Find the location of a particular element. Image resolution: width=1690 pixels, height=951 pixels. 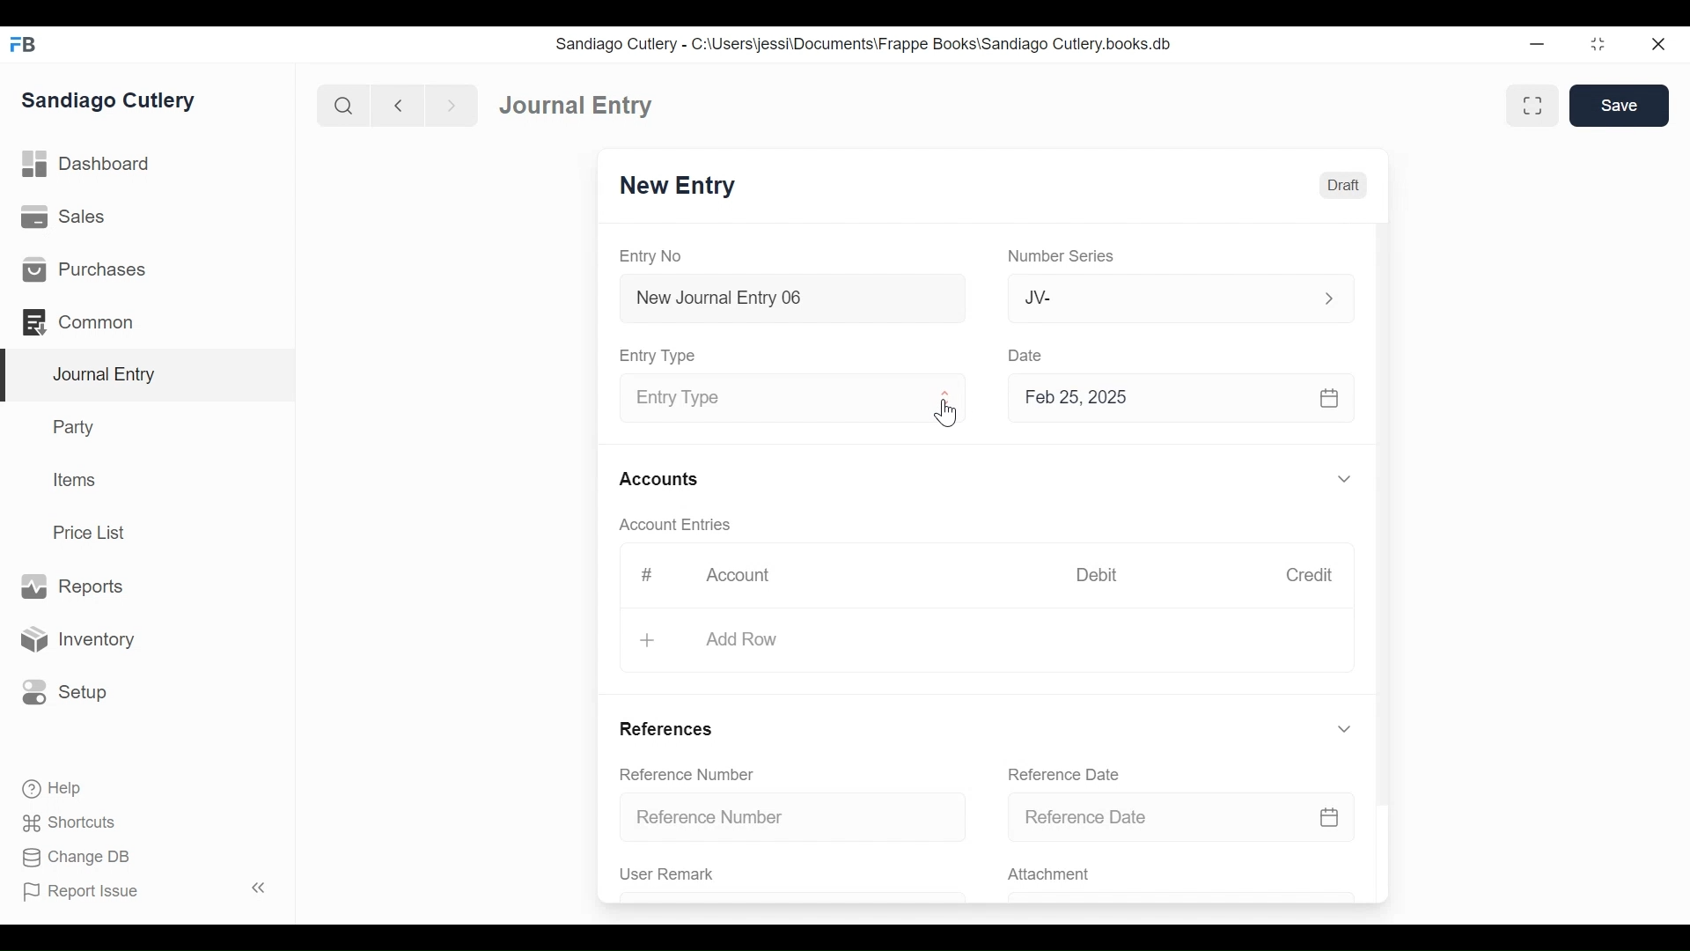

User Remark is located at coordinates (667, 874).